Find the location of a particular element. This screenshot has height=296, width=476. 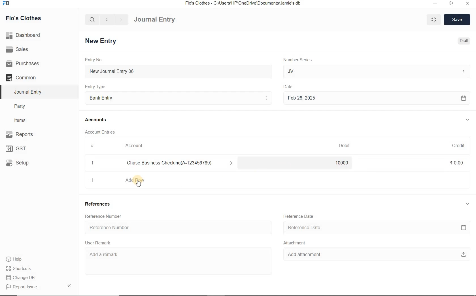

Collpase is located at coordinates (69, 286).